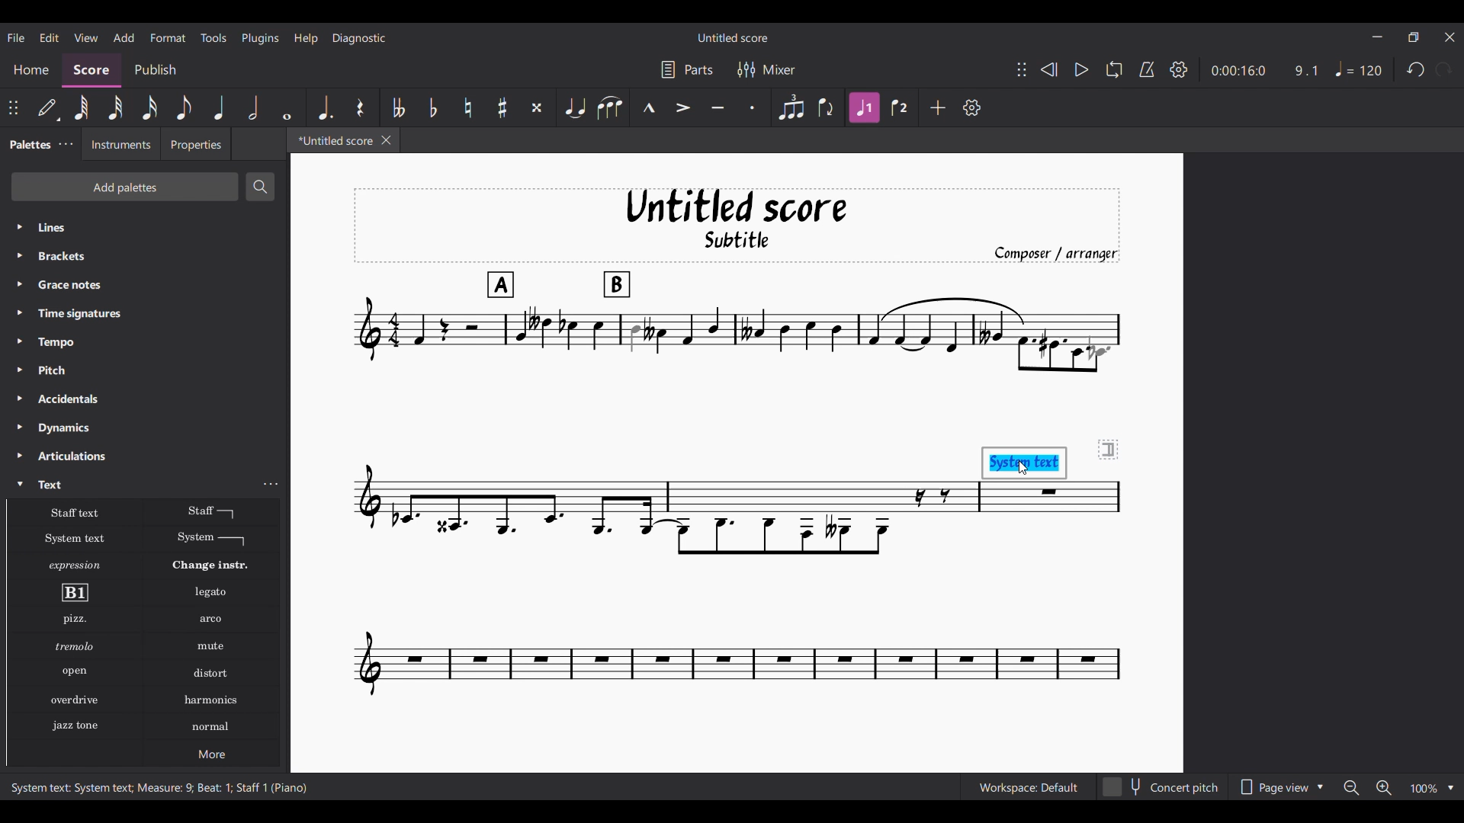 The image size is (1464, 823). Describe the element at coordinates (1433, 787) in the screenshot. I see `Zoom options` at that location.